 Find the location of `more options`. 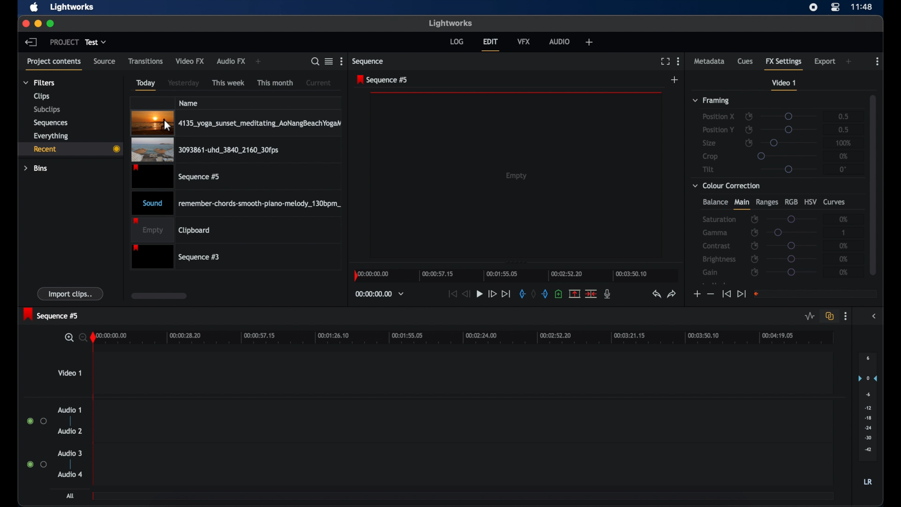

more options is located at coordinates (678, 61).